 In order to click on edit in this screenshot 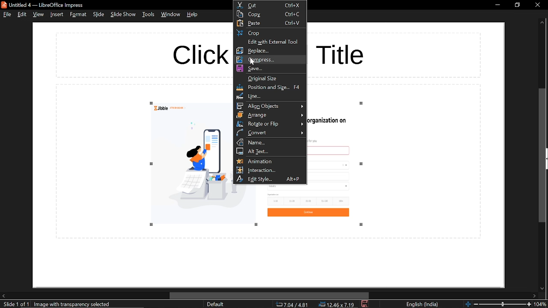, I will do `click(21, 15)`.